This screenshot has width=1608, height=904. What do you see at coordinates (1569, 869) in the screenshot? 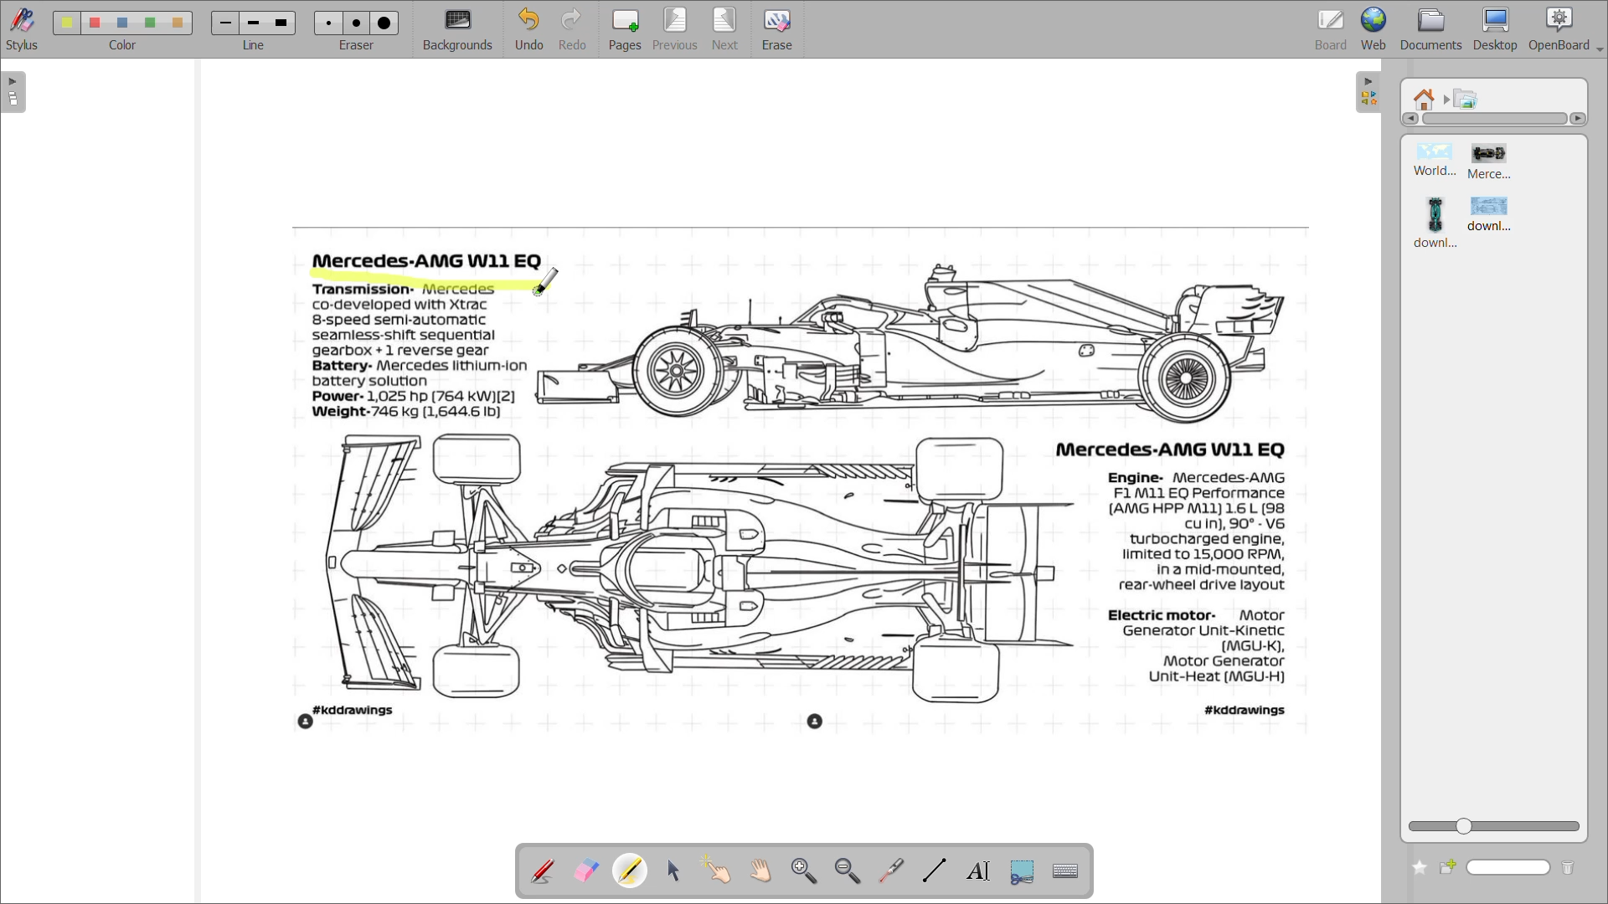
I see `delete` at bounding box center [1569, 869].